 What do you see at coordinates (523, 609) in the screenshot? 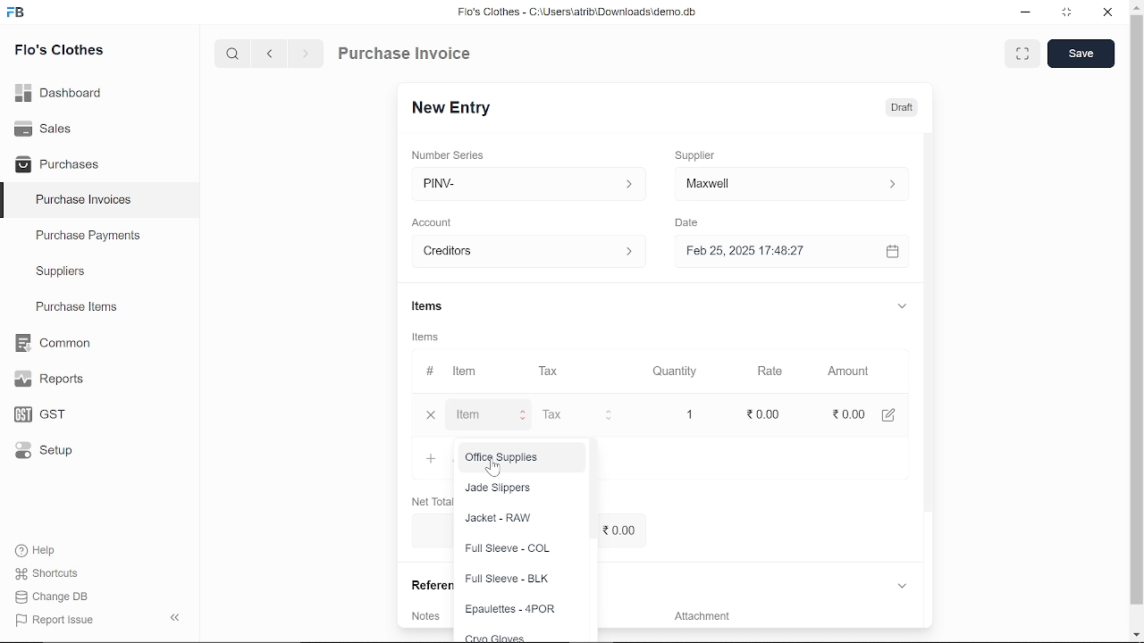
I see `Epaulettes - 4POR` at bounding box center [523, 609].